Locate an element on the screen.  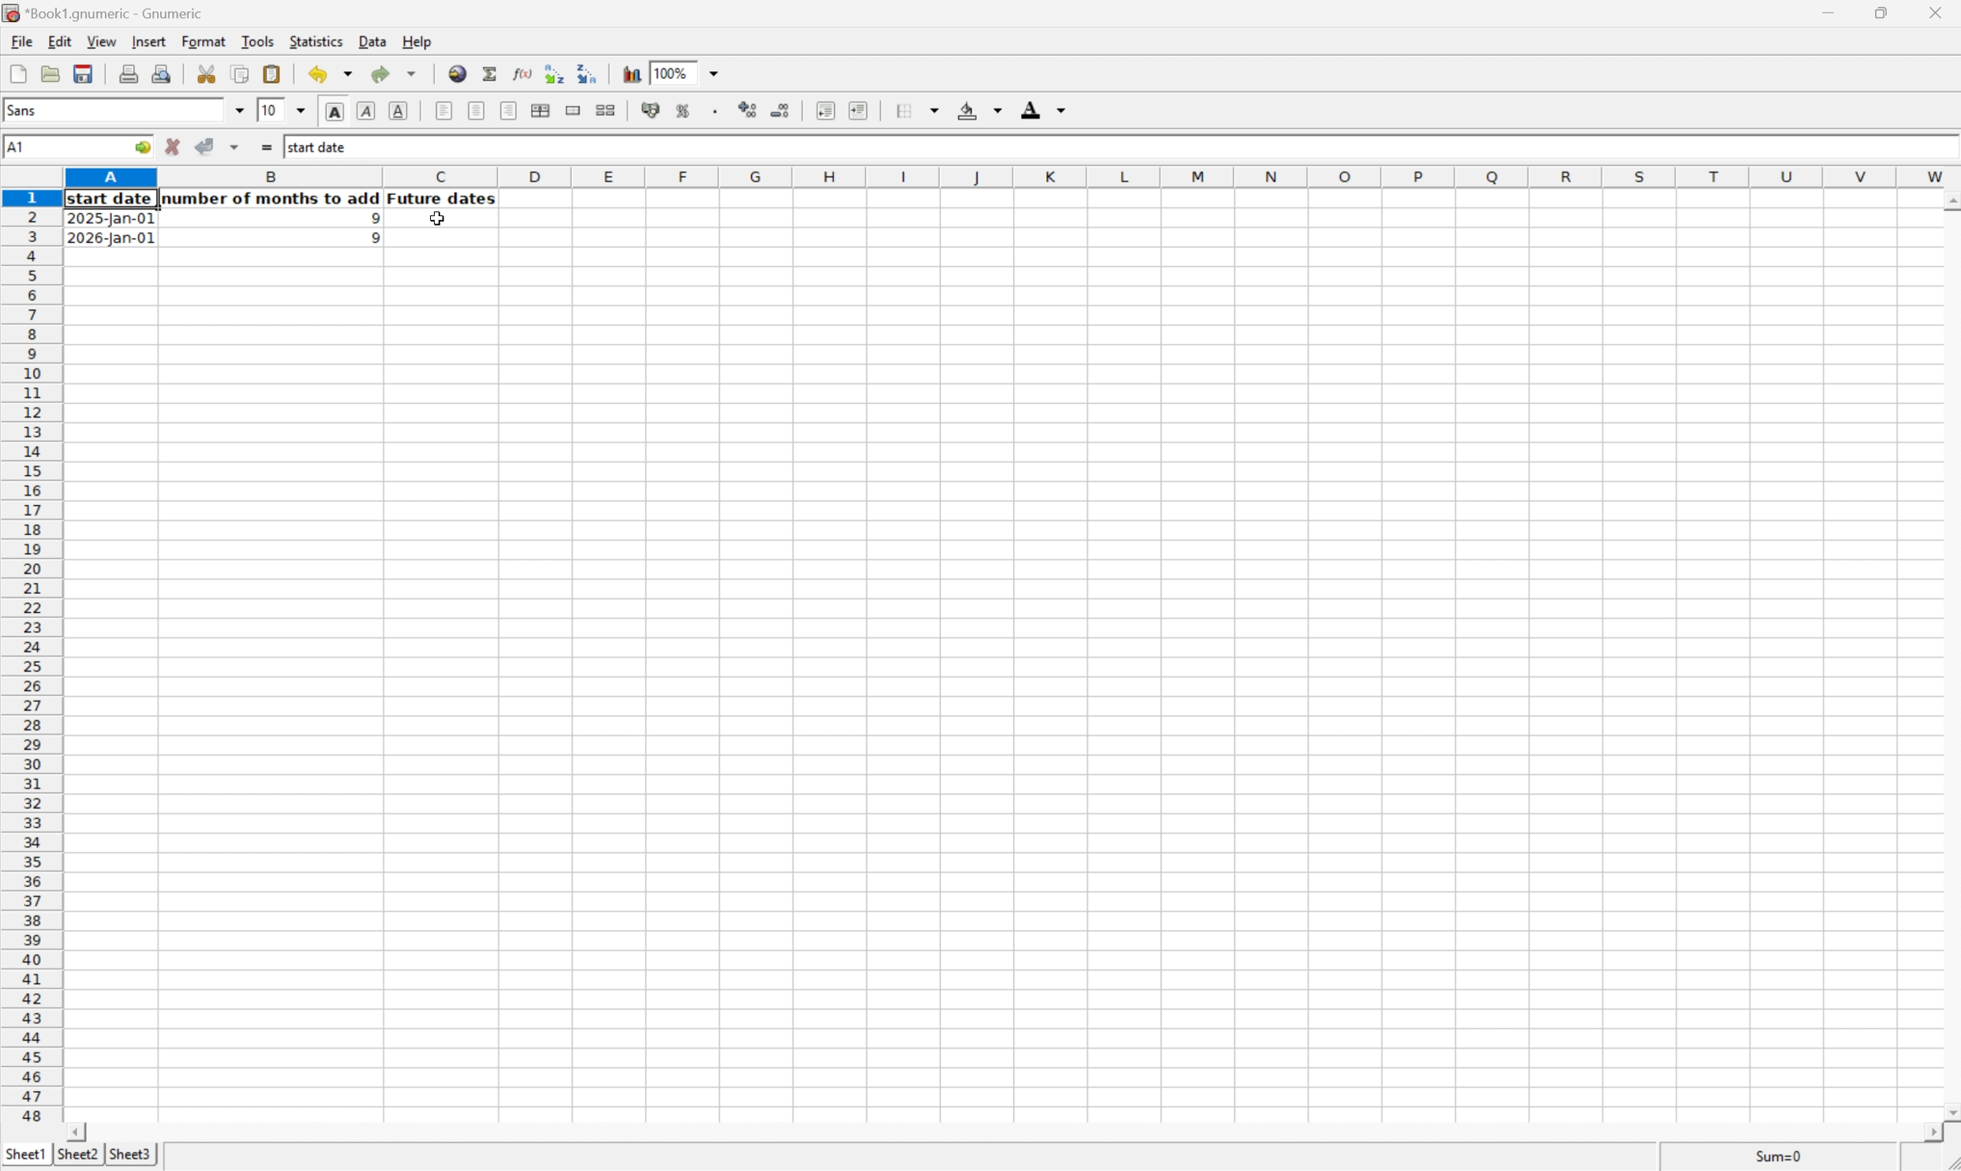
Insert a hyperlink is located at coordinates (458, 73).